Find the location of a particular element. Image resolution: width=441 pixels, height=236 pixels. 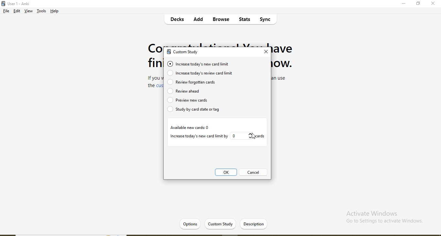

increase today's review card limit is located at coordinates (206, 74).